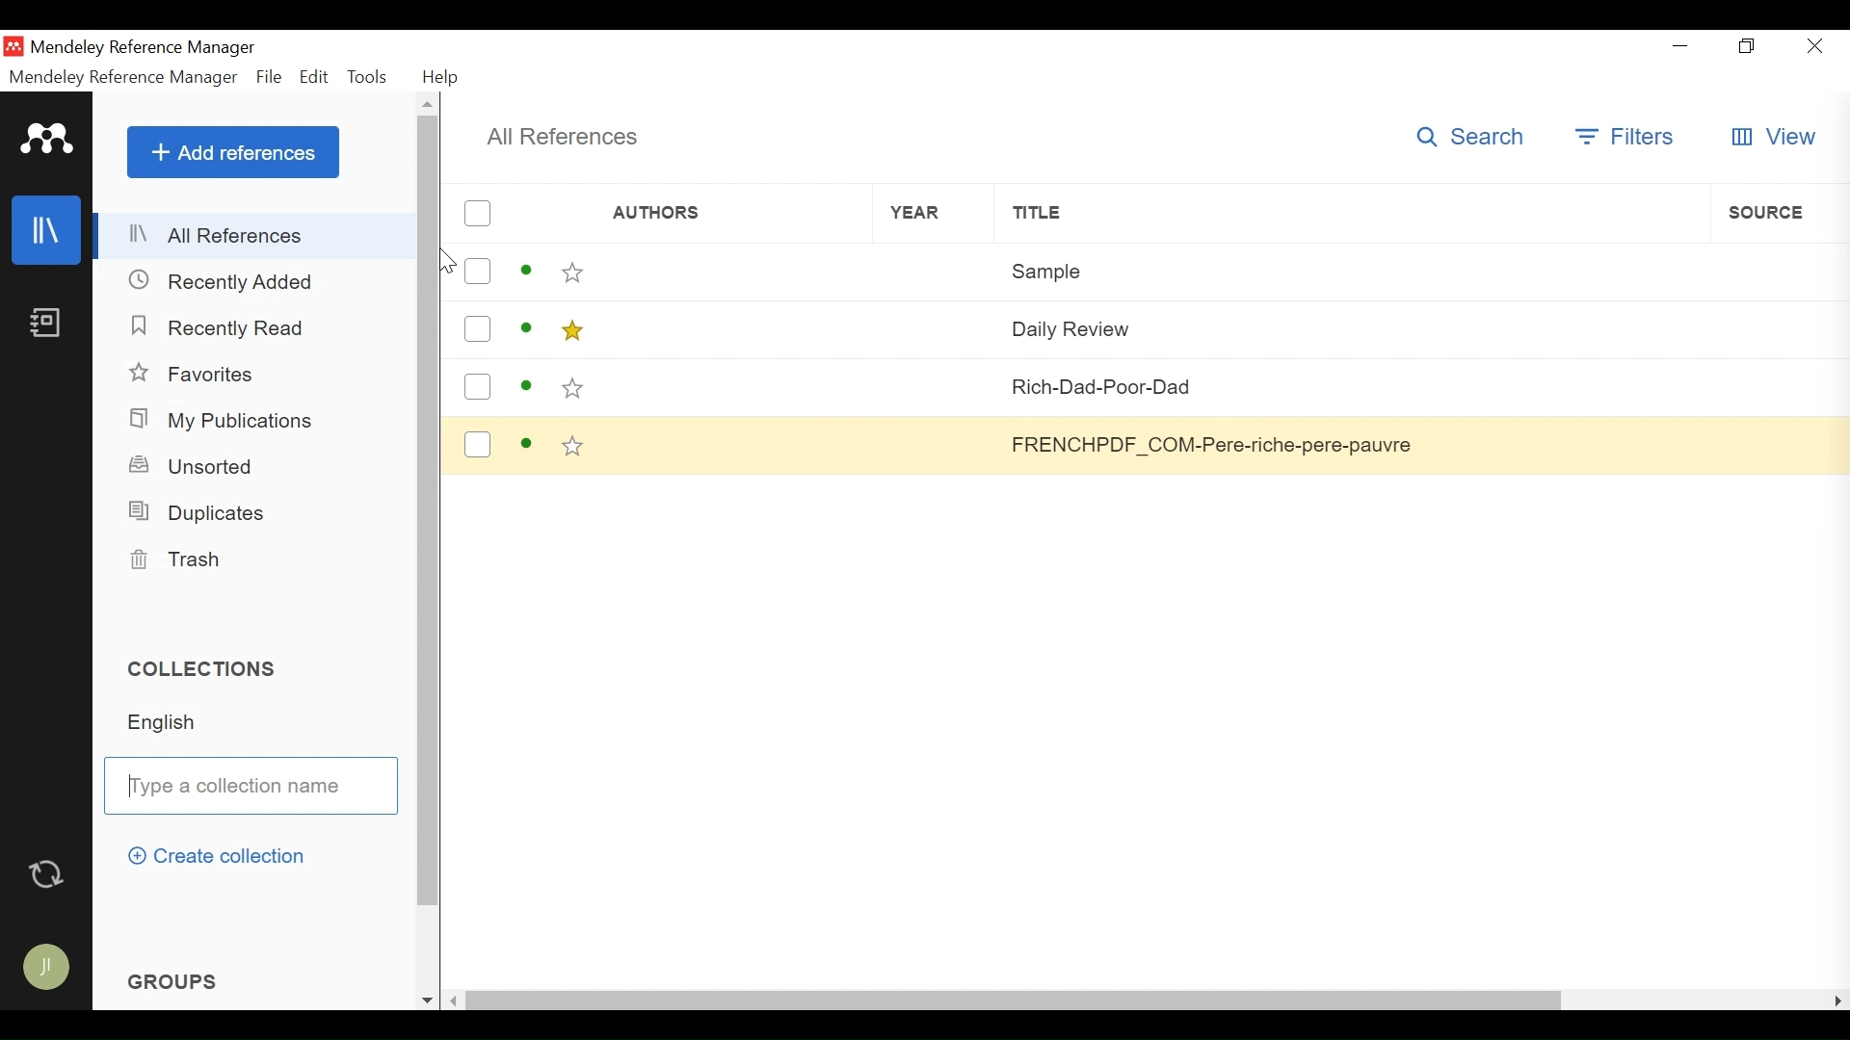  What do you see at coordinates (1351, 213) in the screenshot?
I see `Title` at bounding box center [1351, 213].